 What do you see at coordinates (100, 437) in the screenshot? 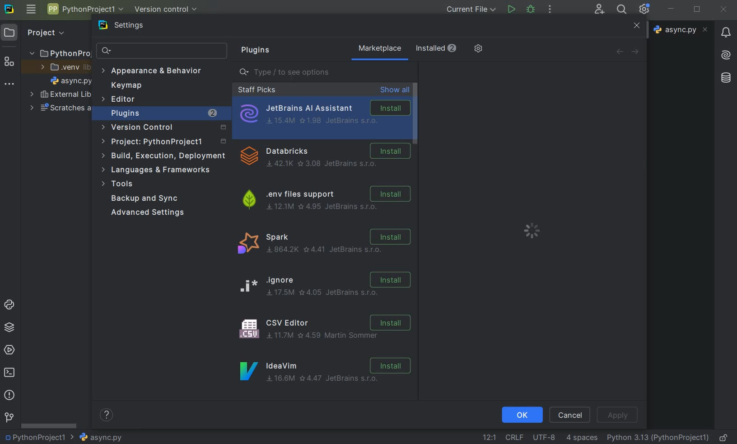
I see `file name` at bounding box center [100, 437].